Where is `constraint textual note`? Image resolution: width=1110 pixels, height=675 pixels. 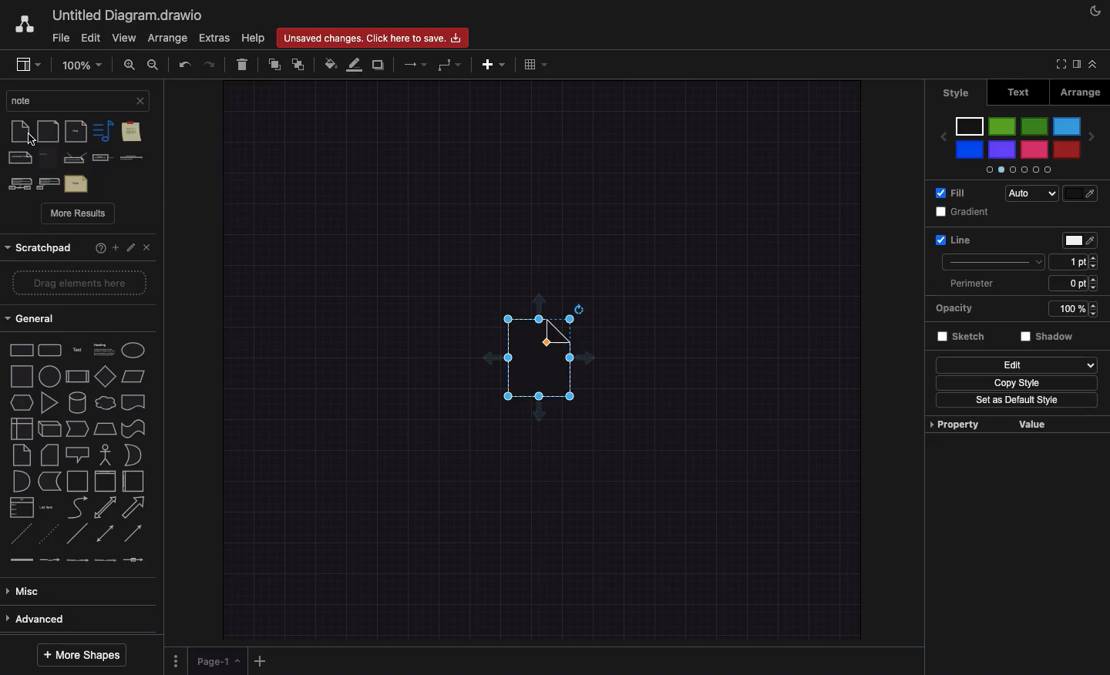
constraint textual note is located at coordinates (102, 159).